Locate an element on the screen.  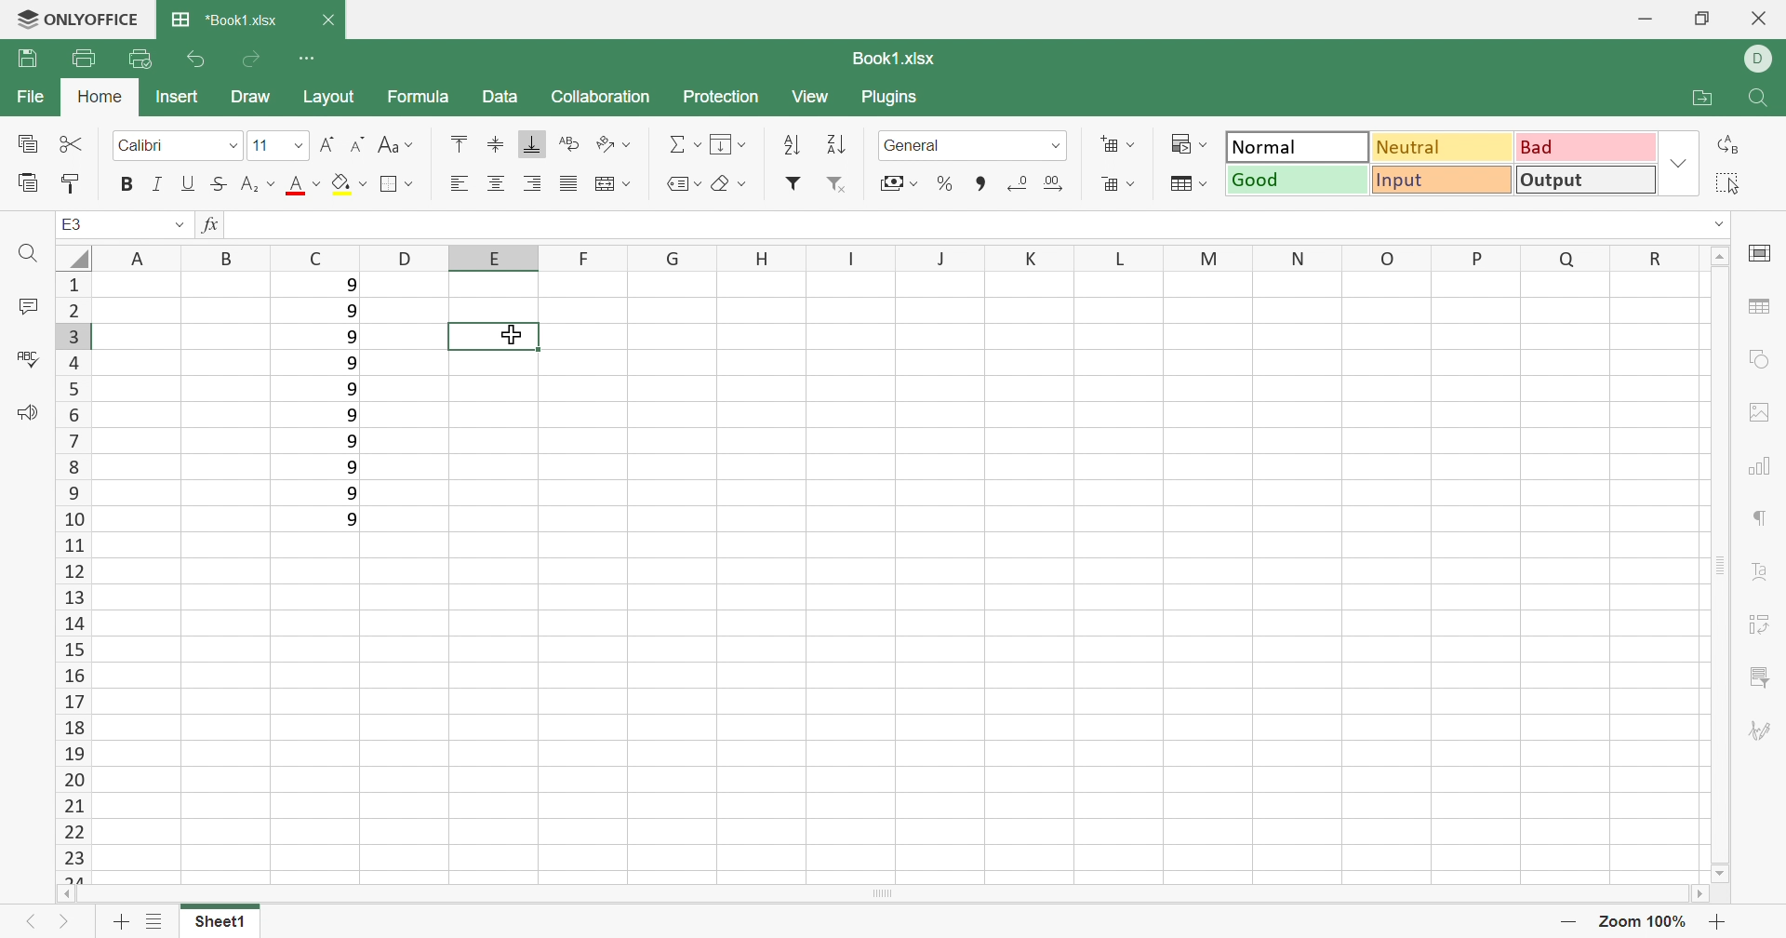
Justified is located at coordinates (568, 182).